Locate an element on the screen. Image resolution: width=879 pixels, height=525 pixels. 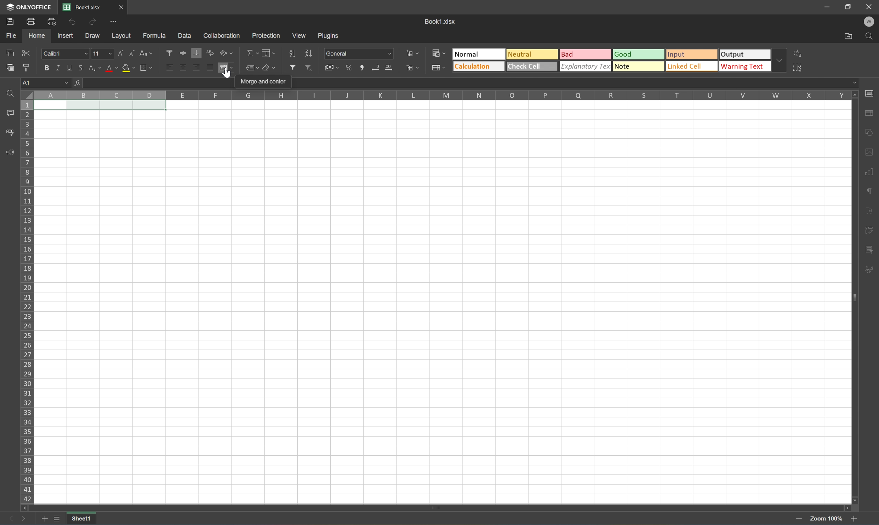
Decrease decimal is located at coordinates (377, 68).